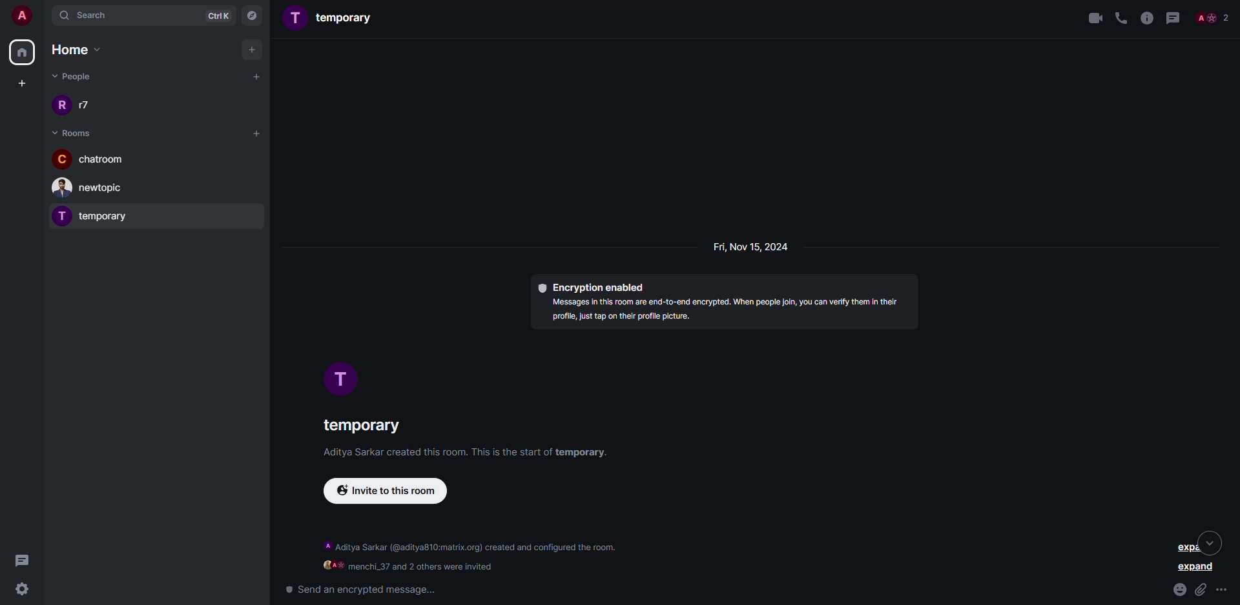 This screenshot has width=1240, height=605. Describe the element at coordinates (1146, 17) in the screenshot. I see `info` at that location.